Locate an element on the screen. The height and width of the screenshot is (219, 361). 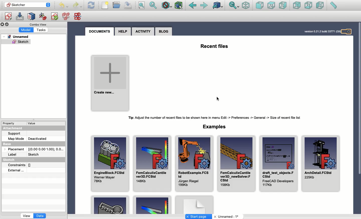
Example 1 is located at coordinates (111, 205).